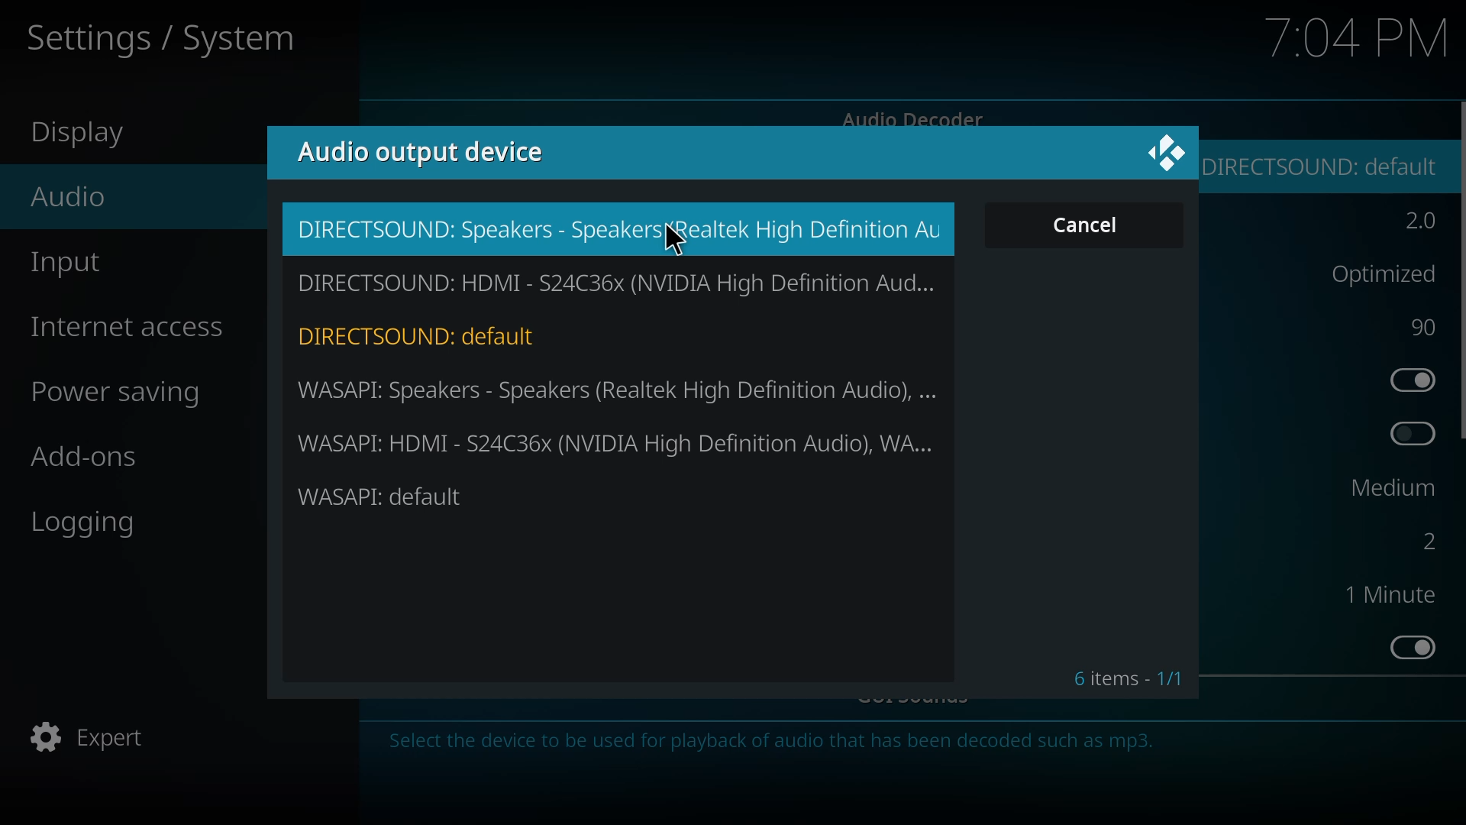  I want to click on 6 items, so click(1128, 678).